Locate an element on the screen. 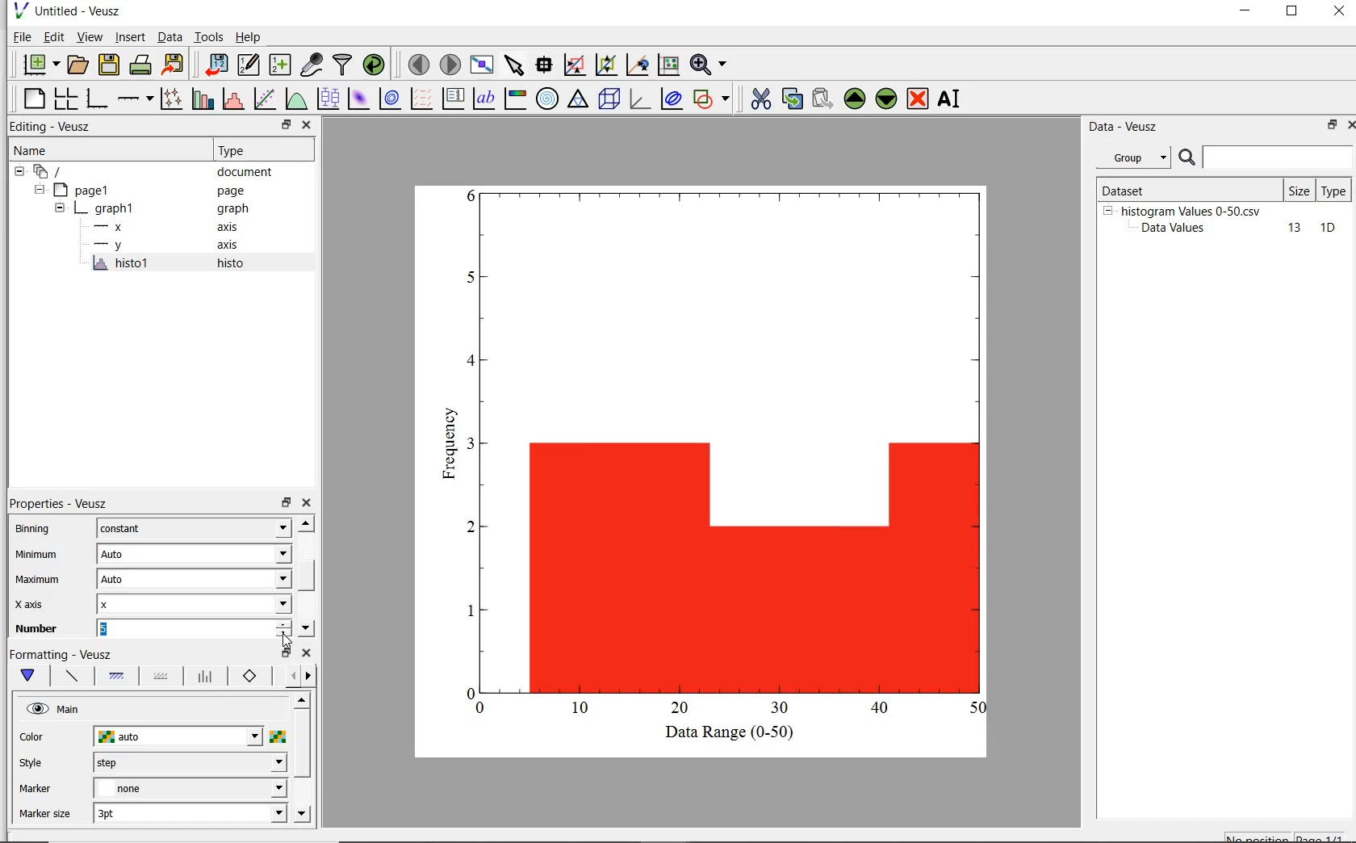 This screenshot has width=1356, height=843. plot 2d dataset as contours is located at coordinates (390, 99).